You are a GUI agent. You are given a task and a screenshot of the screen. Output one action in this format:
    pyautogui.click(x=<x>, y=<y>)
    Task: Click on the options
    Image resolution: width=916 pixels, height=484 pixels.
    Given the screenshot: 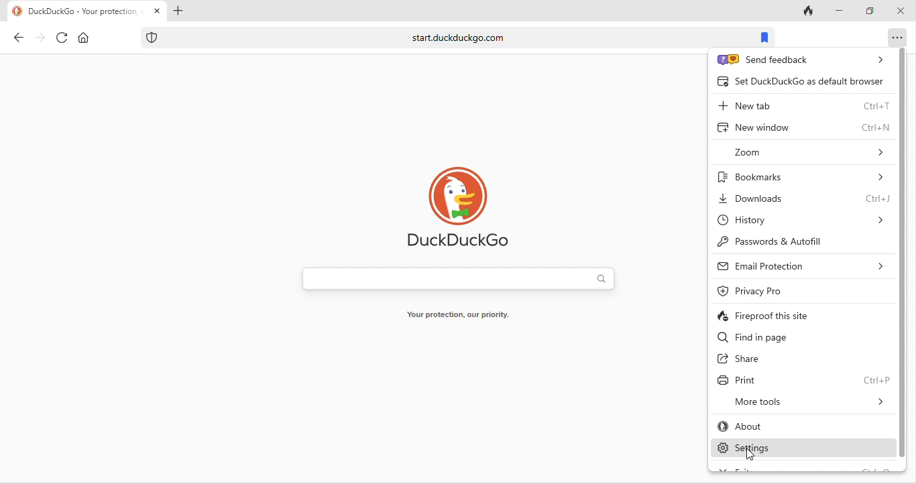 What is the action you would take?
    pyautogui.click(x=895, y=36)
    